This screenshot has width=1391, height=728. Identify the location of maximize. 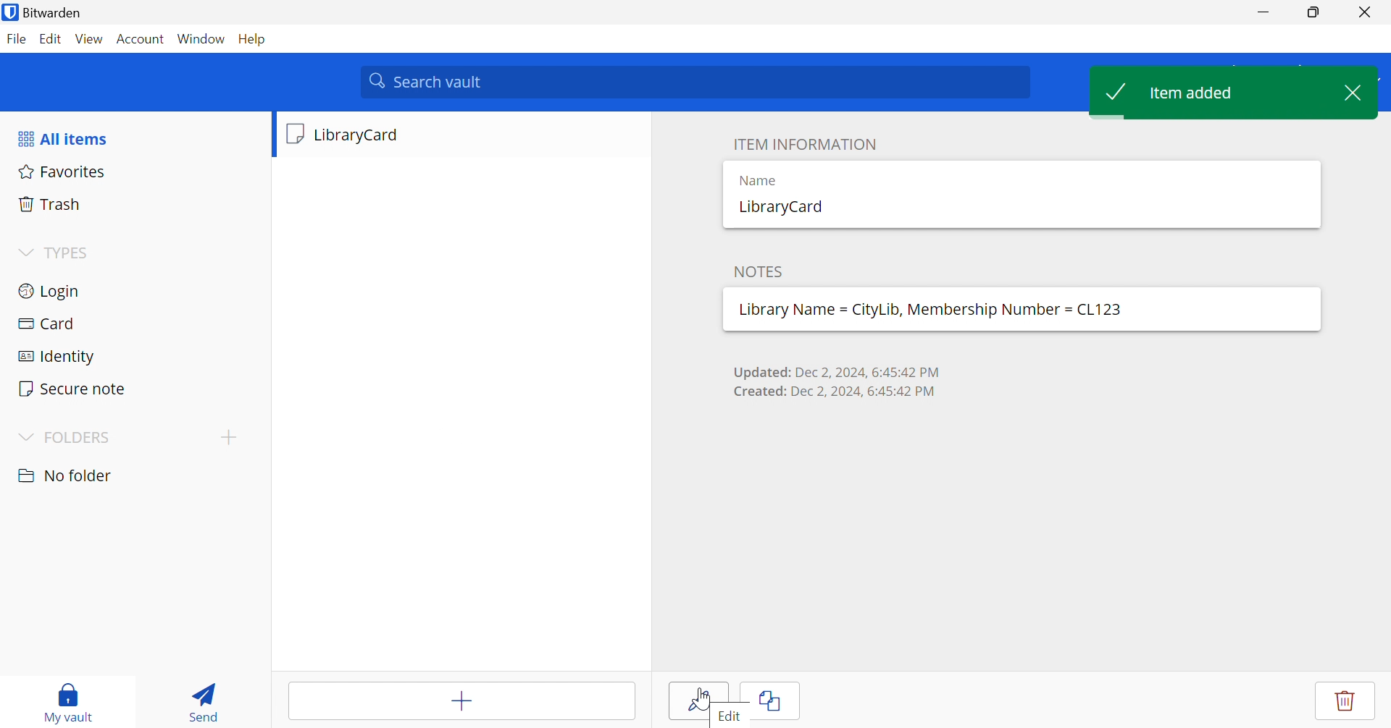
(1313, 12).